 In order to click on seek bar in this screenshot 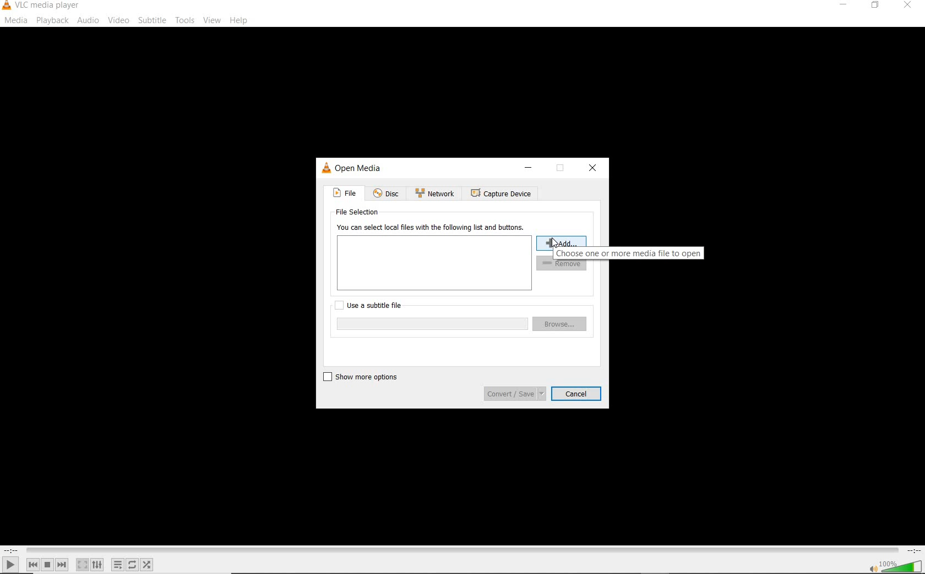, I will do `click(461, 550)`.